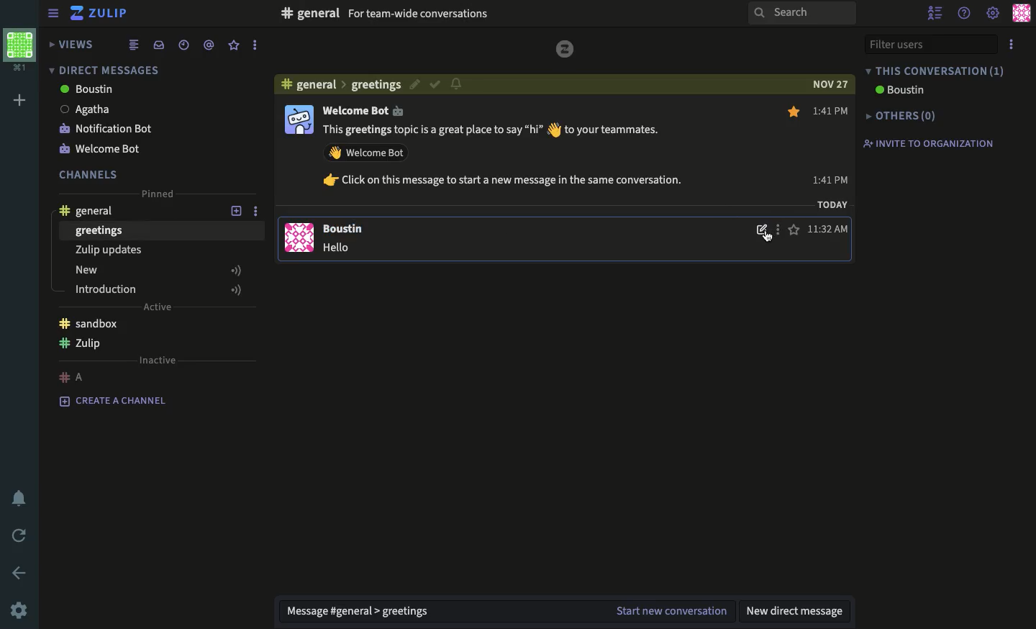 The image size is (1036, 629). Describe the element at coordinates (565, 49) in the screenshot. I see `Zulip` at that location.